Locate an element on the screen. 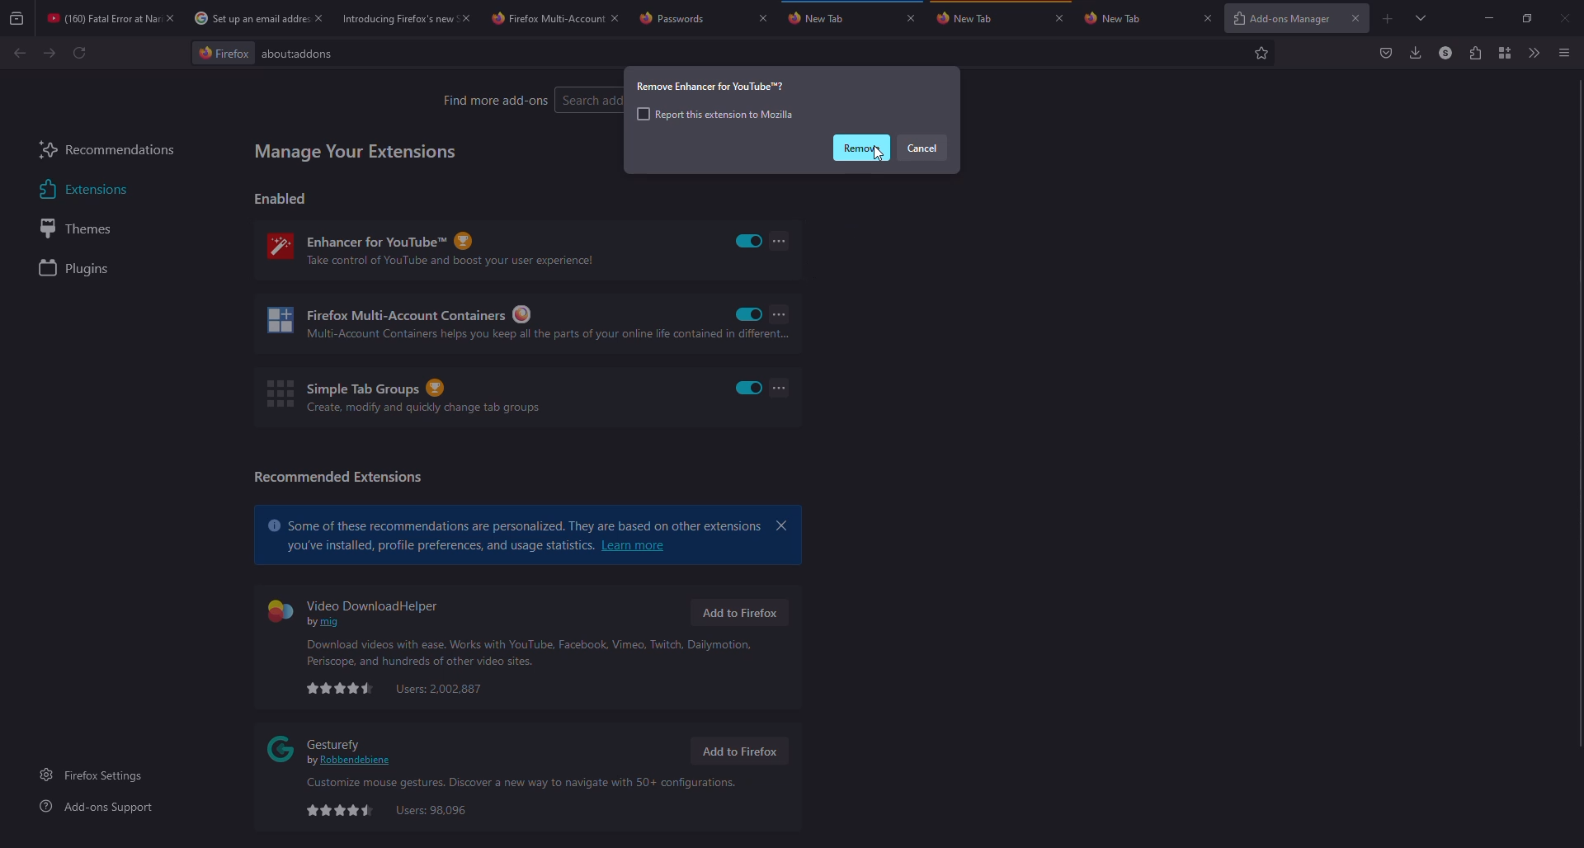 This screenshot has height=848, width=1584. tabs is located at coordinates (1422, 17).